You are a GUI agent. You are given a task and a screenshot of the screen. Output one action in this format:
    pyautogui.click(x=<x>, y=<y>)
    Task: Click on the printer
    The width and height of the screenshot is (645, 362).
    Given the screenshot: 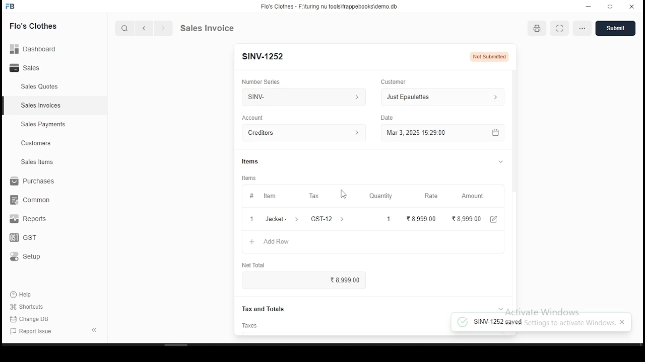 What is the action you would take?
    pyautogui.click(x=540, y=30)
    